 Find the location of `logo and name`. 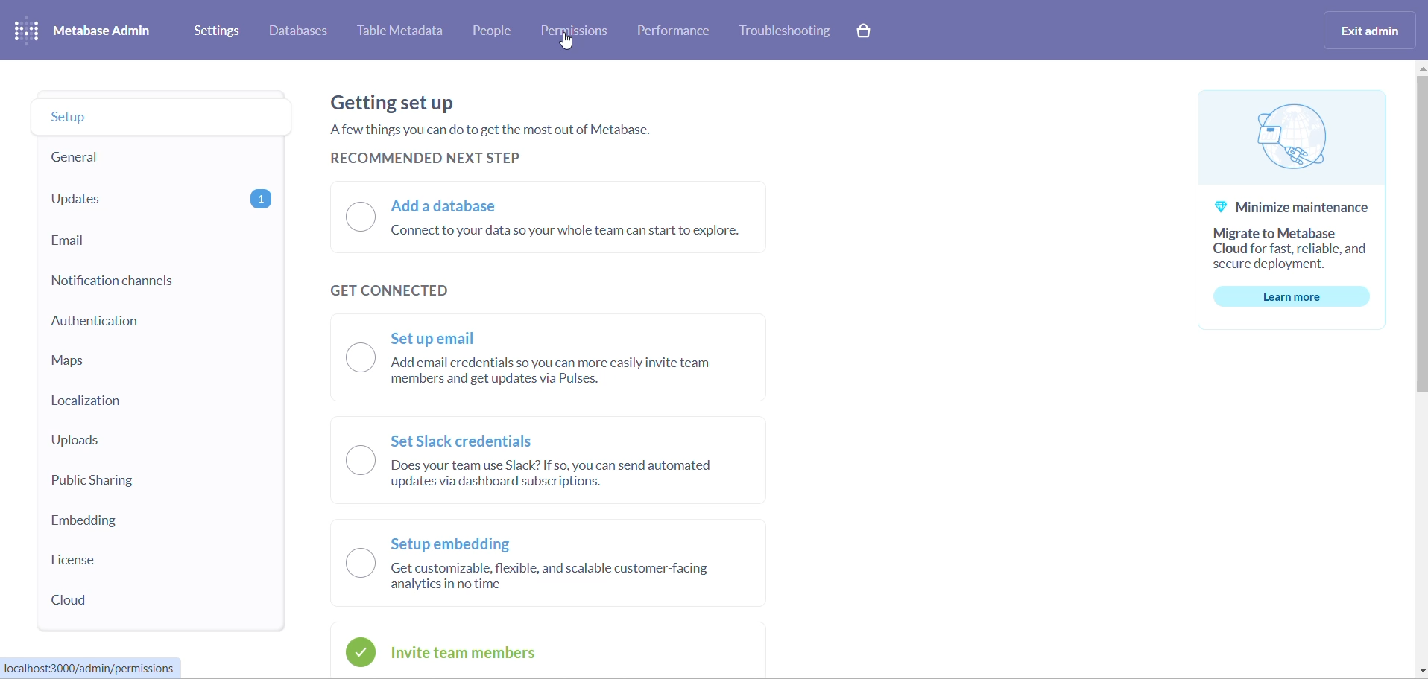

logo and name is located at coordinates (95, 31).